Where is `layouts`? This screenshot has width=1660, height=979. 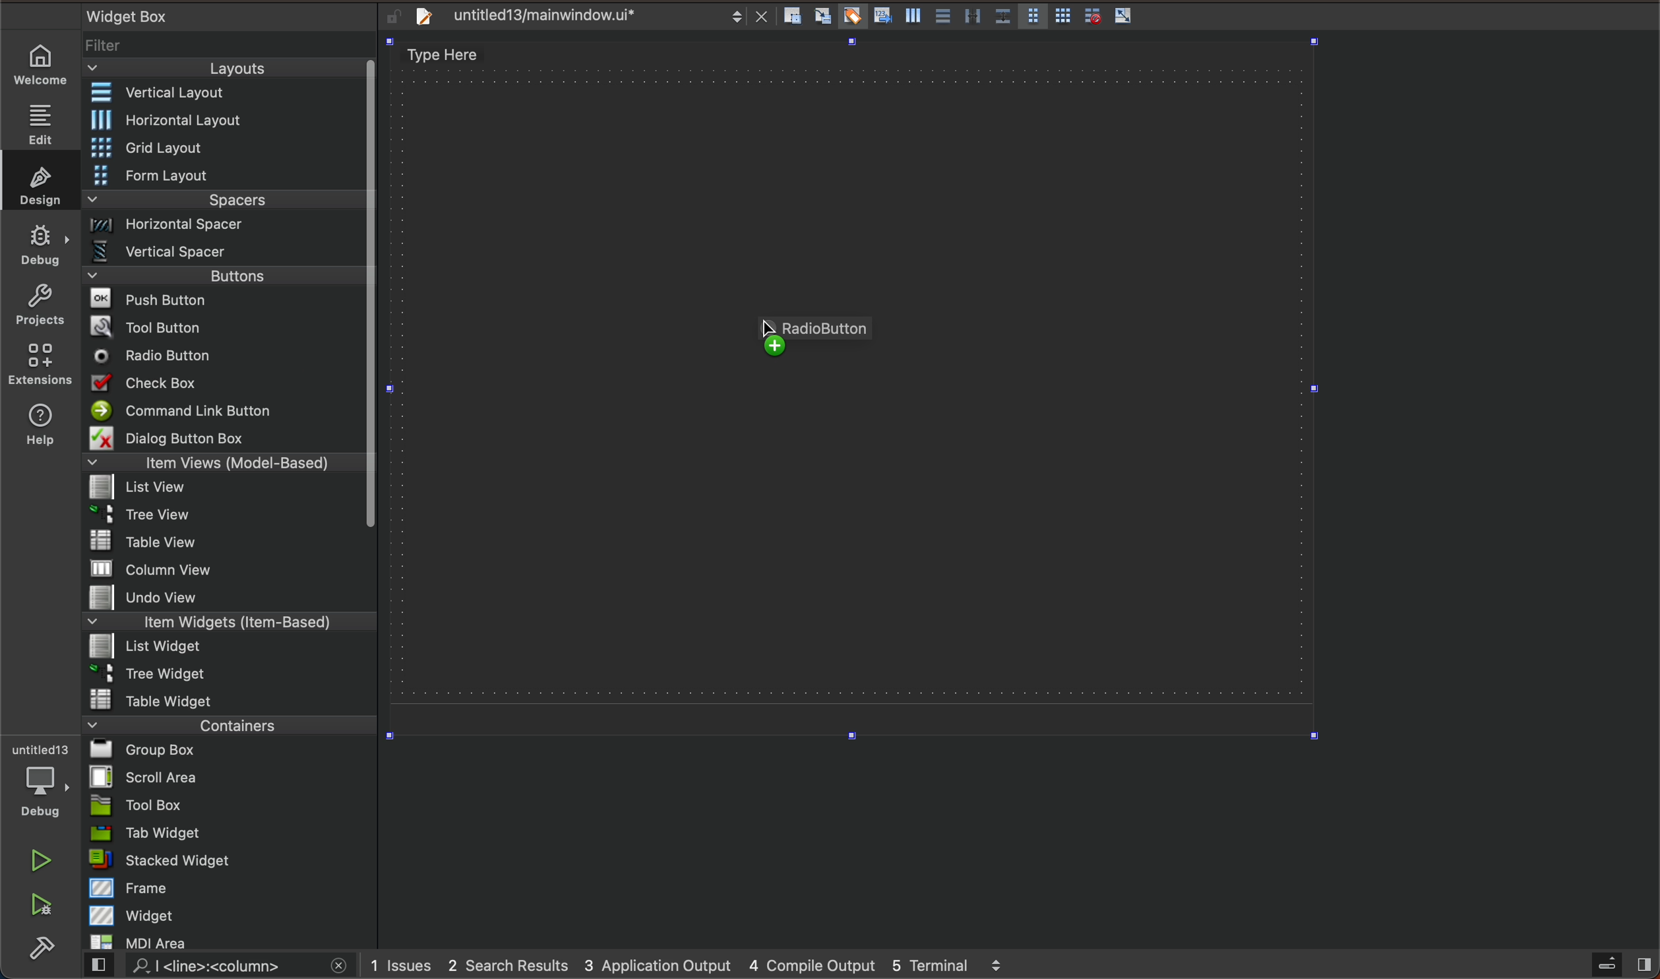 layouts is located at coordinates (224, 73).